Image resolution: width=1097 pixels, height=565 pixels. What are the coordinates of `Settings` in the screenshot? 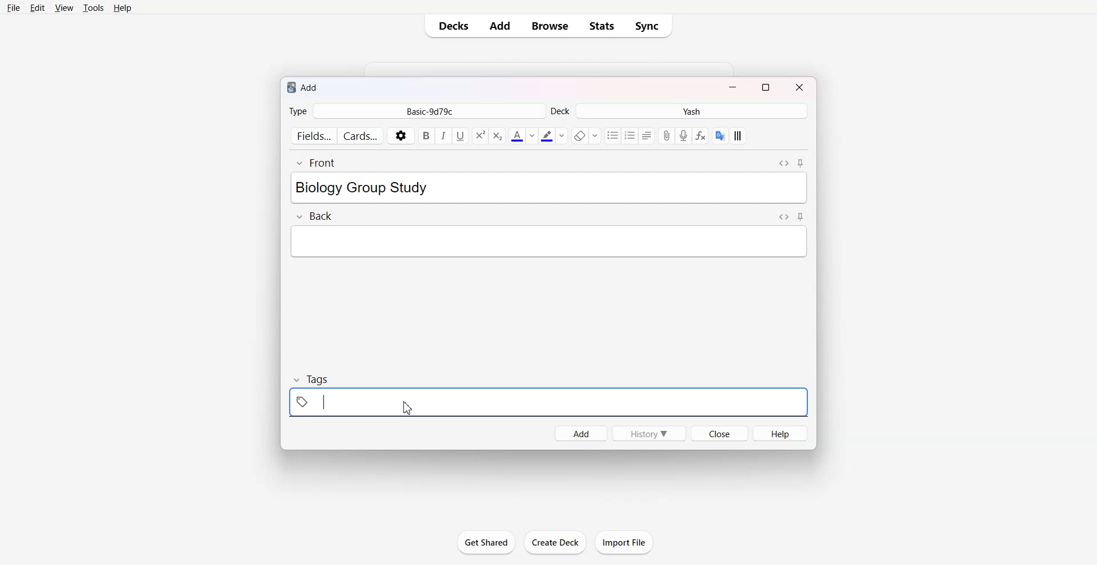 It's located at (401, 135).